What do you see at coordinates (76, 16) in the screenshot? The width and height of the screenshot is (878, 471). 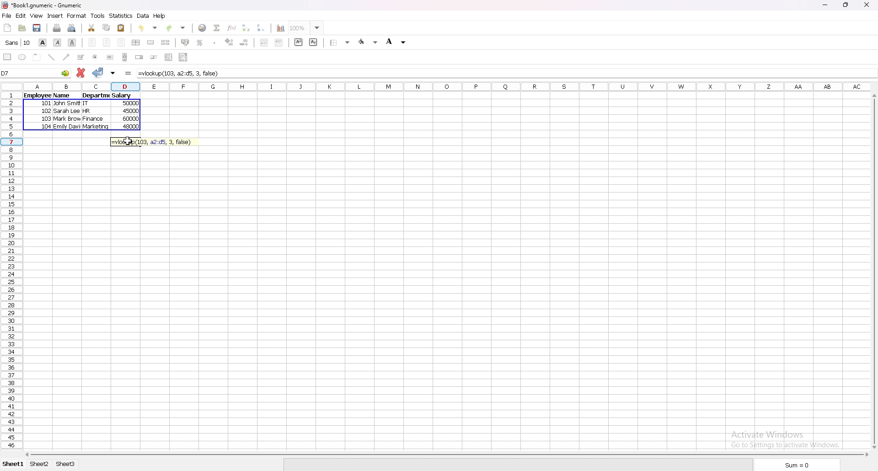 I see `format` at bounding box center [76, 16].